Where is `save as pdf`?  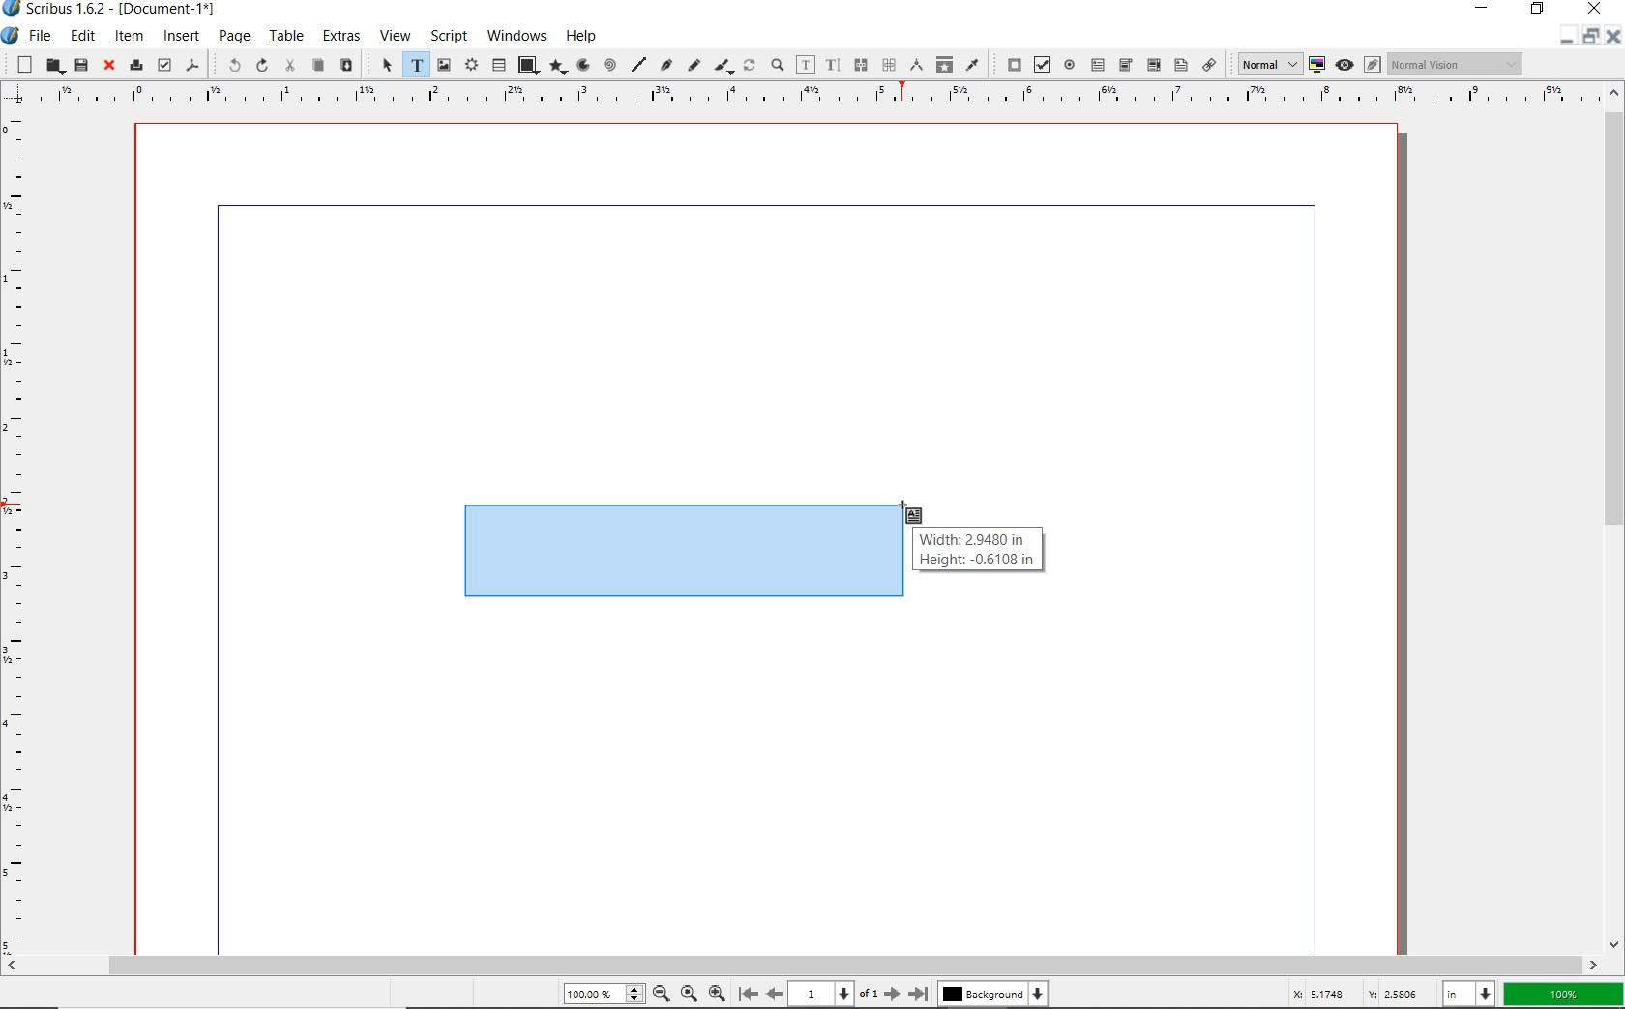
save as pdf is located at coordinates (193, 67).